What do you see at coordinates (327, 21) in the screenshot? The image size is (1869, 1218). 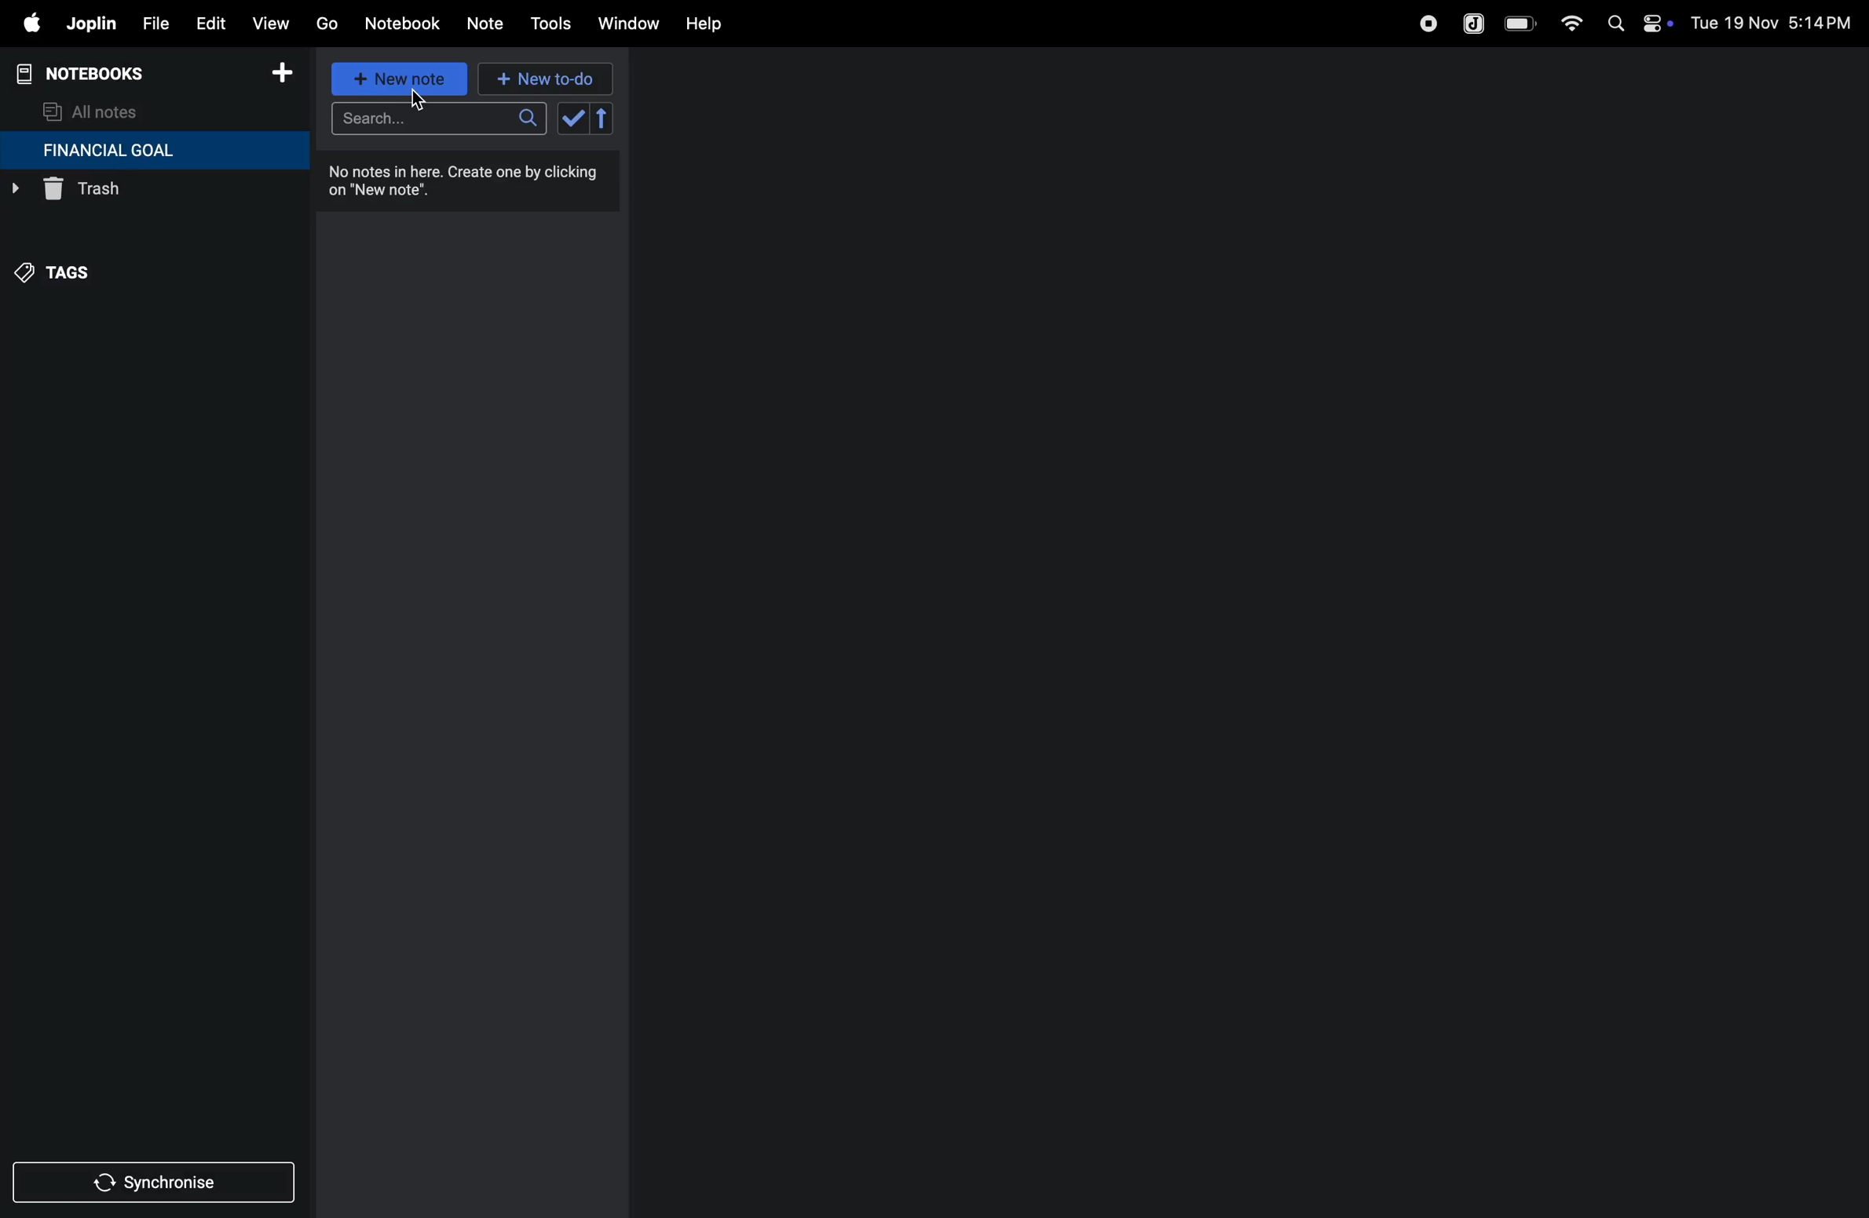 I see `go` at bounding box center [327, 21].